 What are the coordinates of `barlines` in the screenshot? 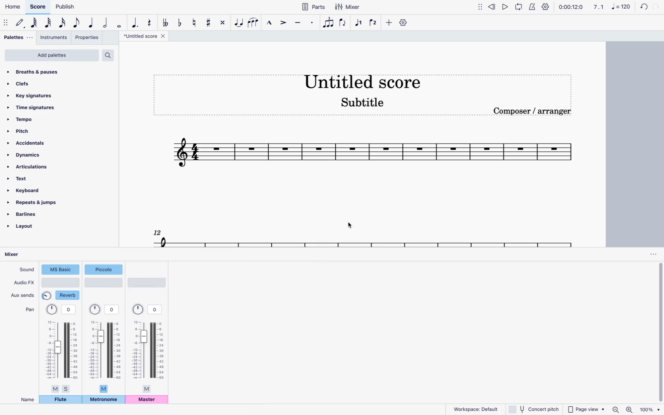 It's located at (38, 214).